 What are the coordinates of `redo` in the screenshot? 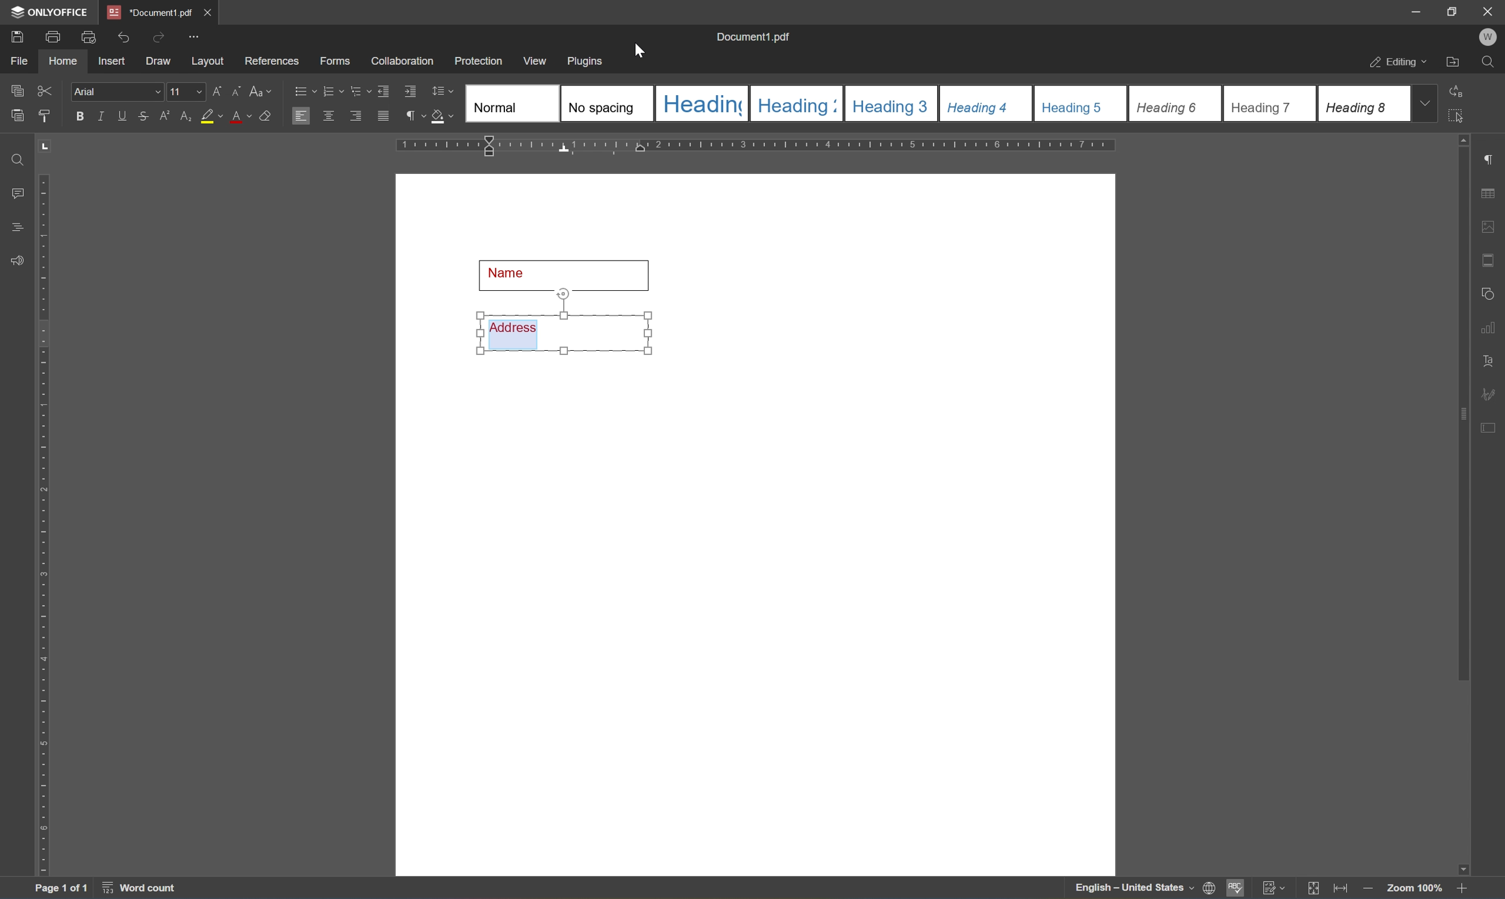 It's located at (155, 36).